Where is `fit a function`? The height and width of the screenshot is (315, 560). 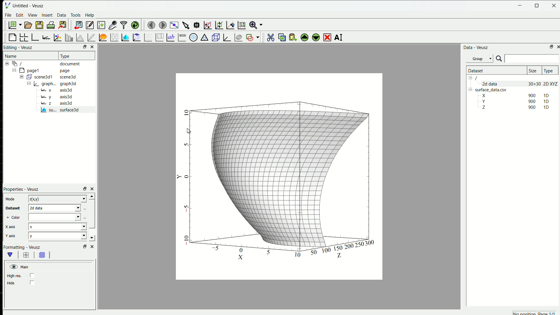
fit a function is located at coordinates (92, 37).